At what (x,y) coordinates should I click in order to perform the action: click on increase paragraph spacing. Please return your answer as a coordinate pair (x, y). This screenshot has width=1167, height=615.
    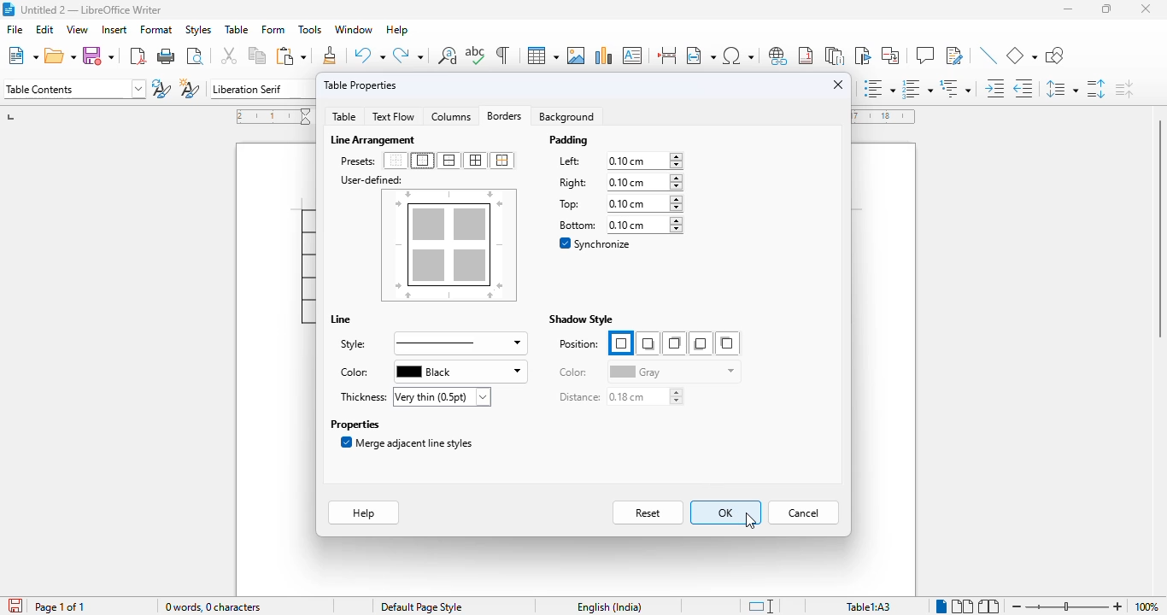
    Looking at the image, I should click on (1095, 89).